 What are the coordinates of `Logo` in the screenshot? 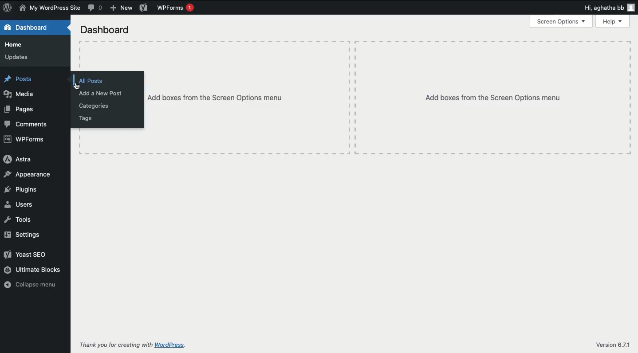 It's located at (8, 8).